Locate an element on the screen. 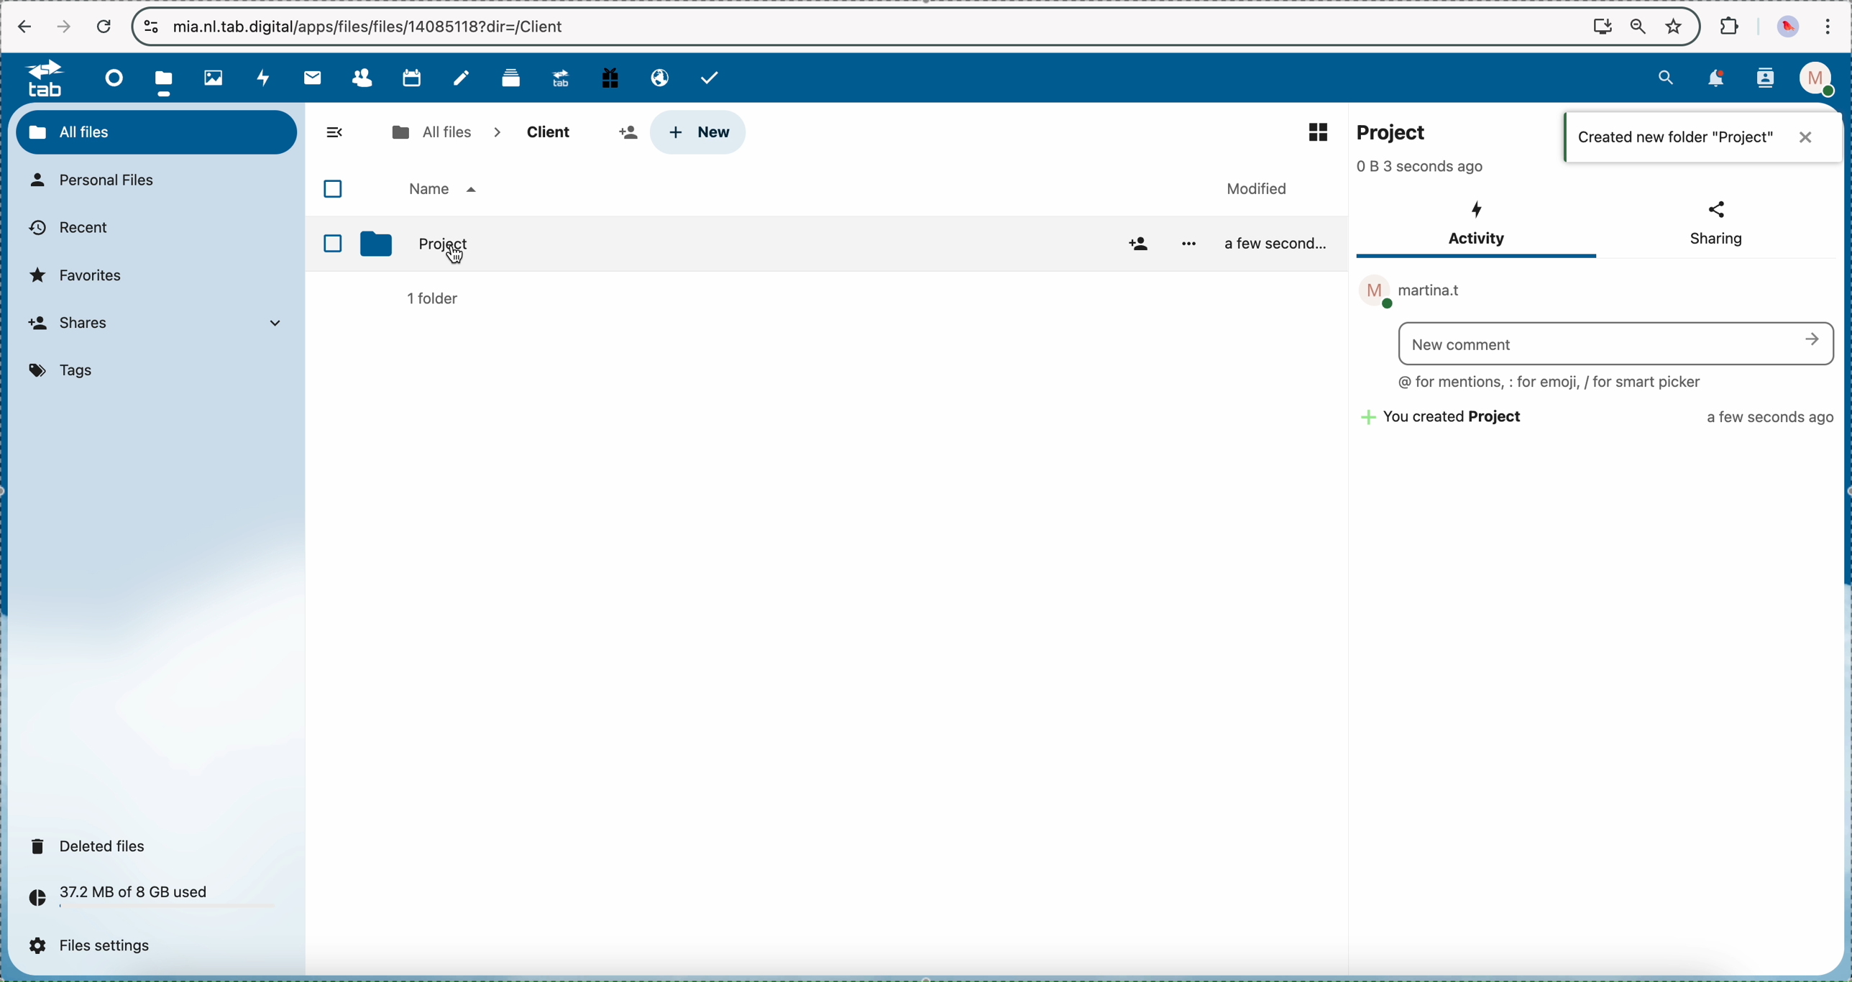 This screenshot has width=1852, height=982. activity is located at coordinates (265, 78).